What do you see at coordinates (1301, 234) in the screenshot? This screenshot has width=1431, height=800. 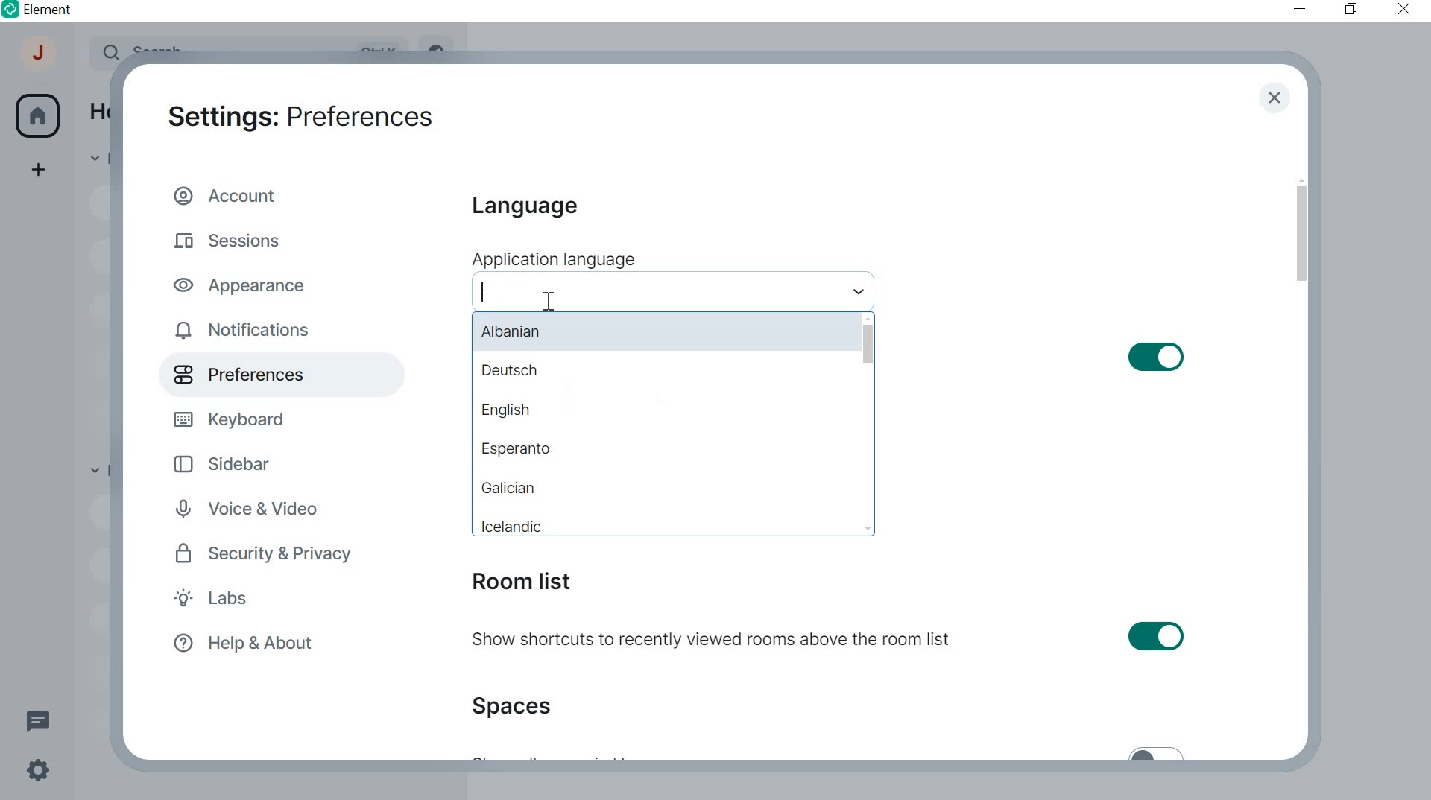 I see `vertical scrollbar` at bounding box center [1301, 234].